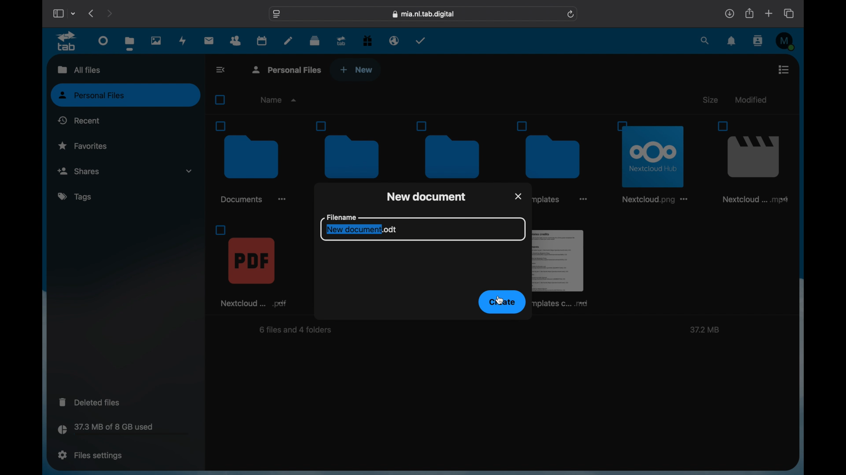  I want to click on upgrade, so click(341, 40).